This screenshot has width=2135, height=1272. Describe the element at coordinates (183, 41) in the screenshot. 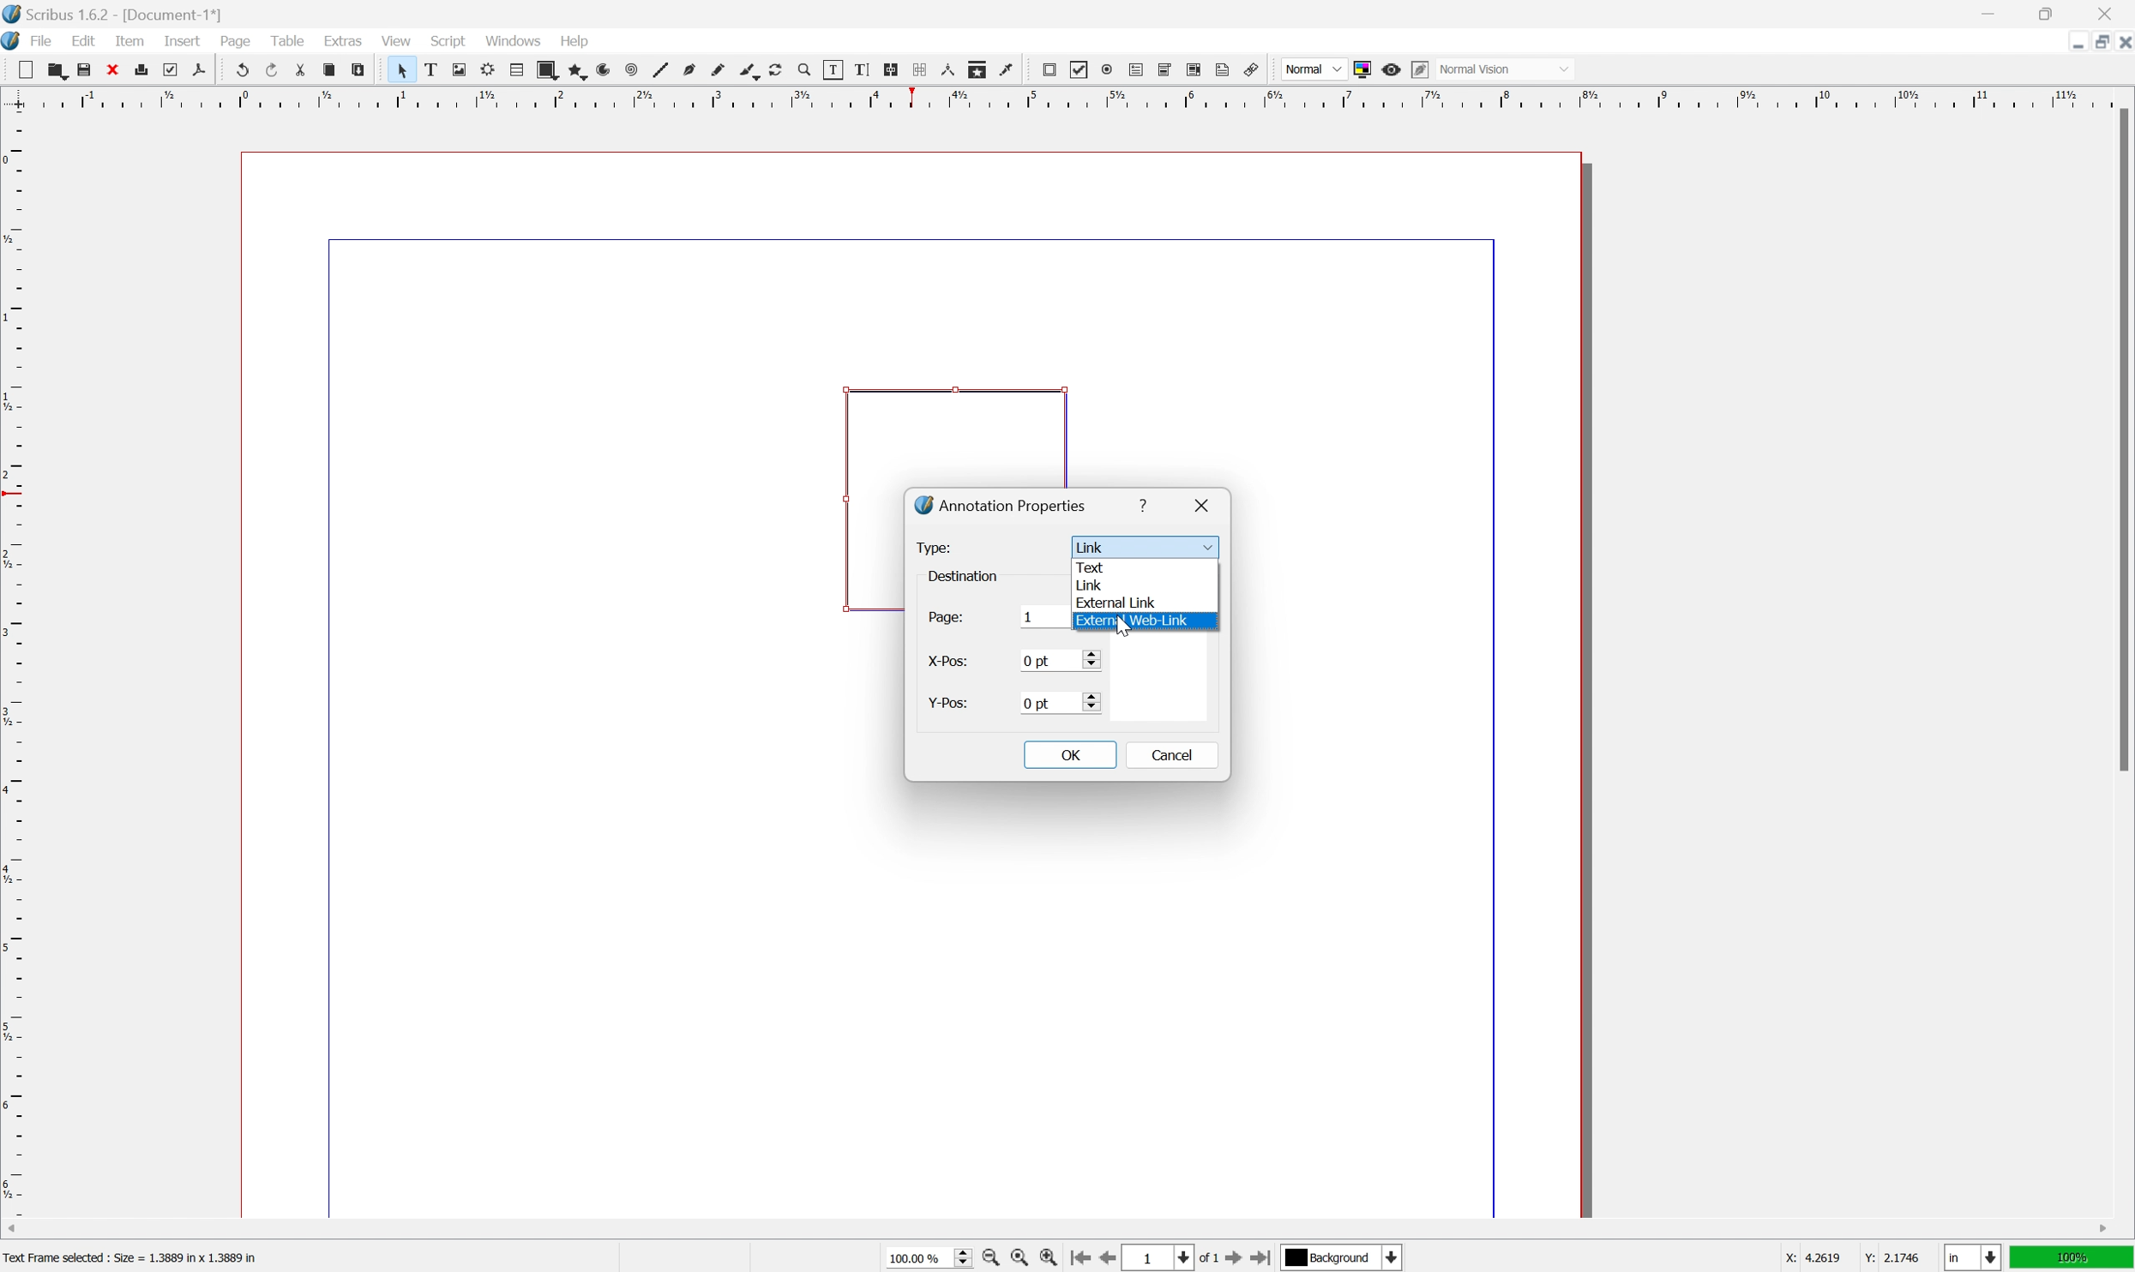

I see `insert` at that location.